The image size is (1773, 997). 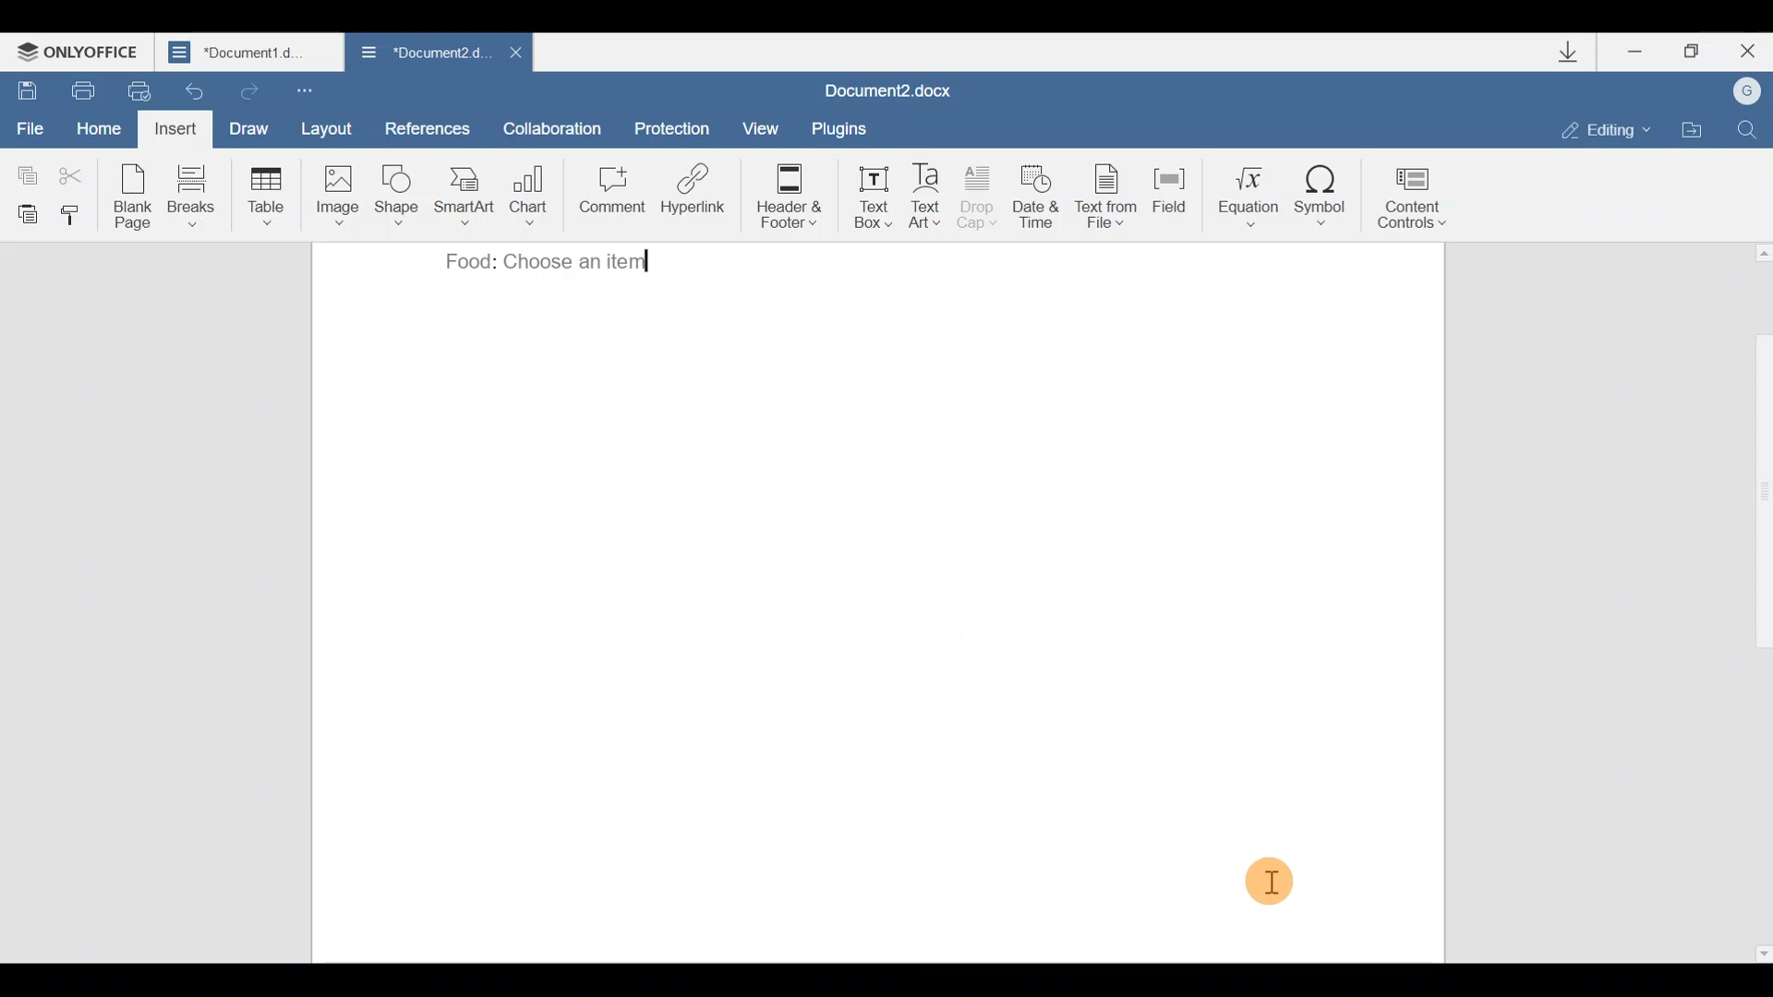 I want to click on Save, so click(x=26, y=90).